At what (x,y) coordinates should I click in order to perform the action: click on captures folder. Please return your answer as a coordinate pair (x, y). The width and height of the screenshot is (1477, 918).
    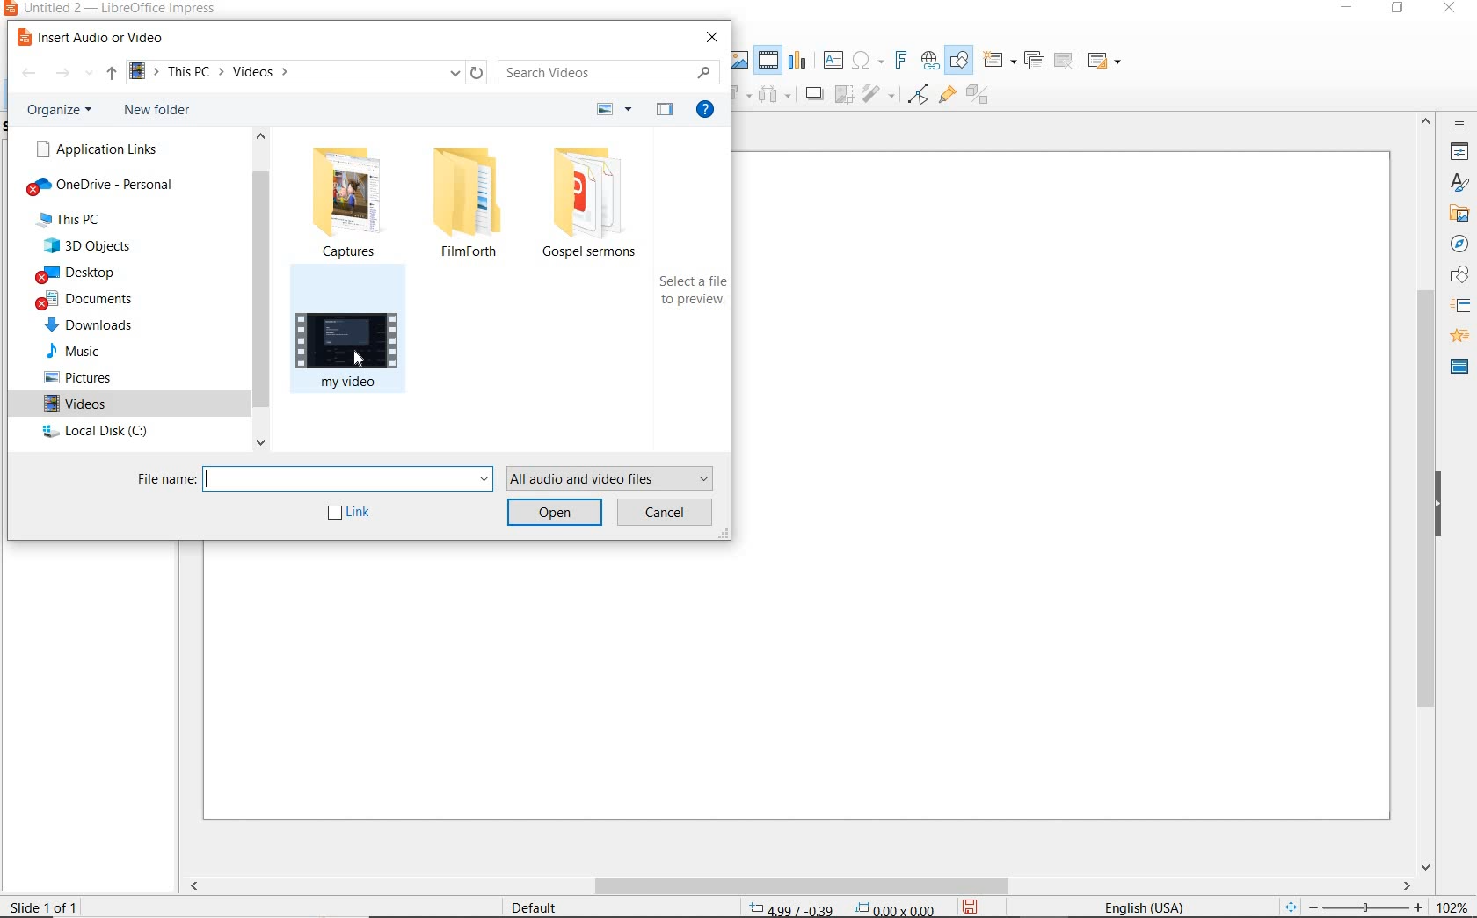
    Looking at the image, I should click on (351, 200).